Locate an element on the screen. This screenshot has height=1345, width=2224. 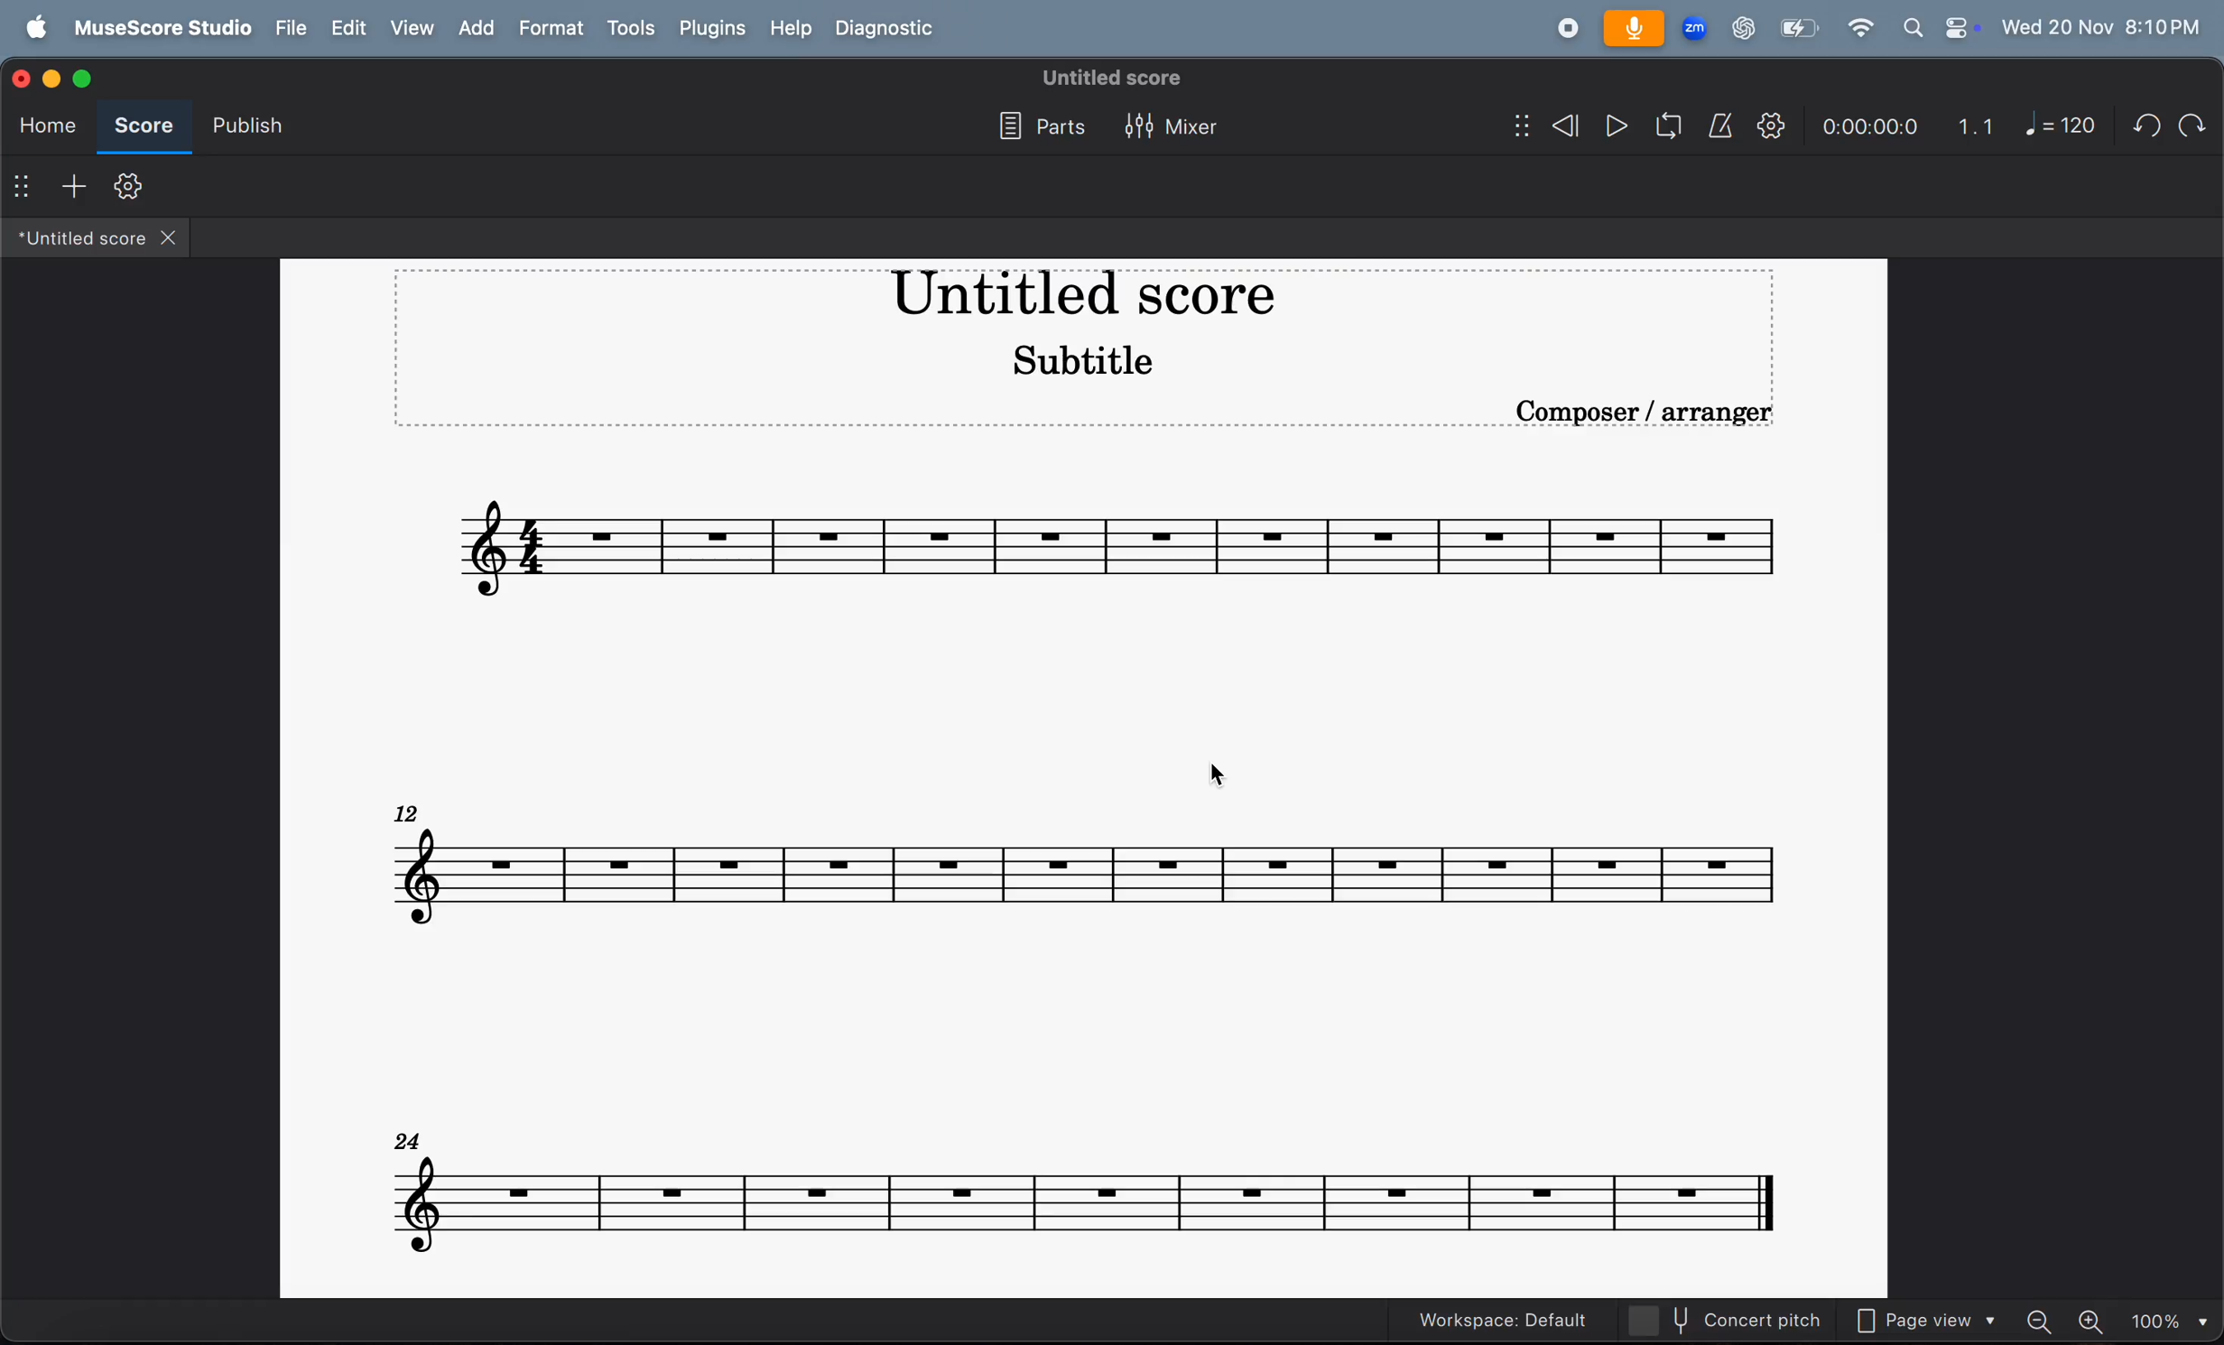
help is located at coordinates (795, 28).